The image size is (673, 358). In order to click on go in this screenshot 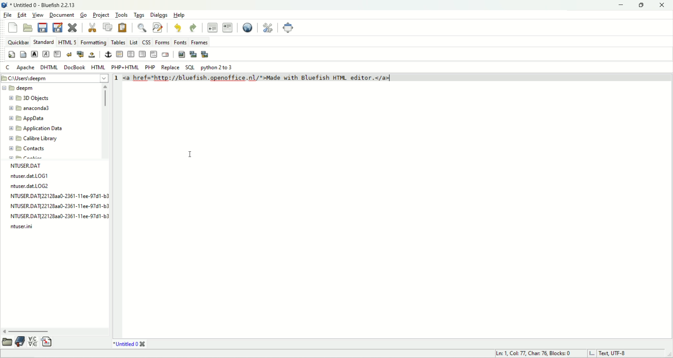, I will do `click(82, 15)`.